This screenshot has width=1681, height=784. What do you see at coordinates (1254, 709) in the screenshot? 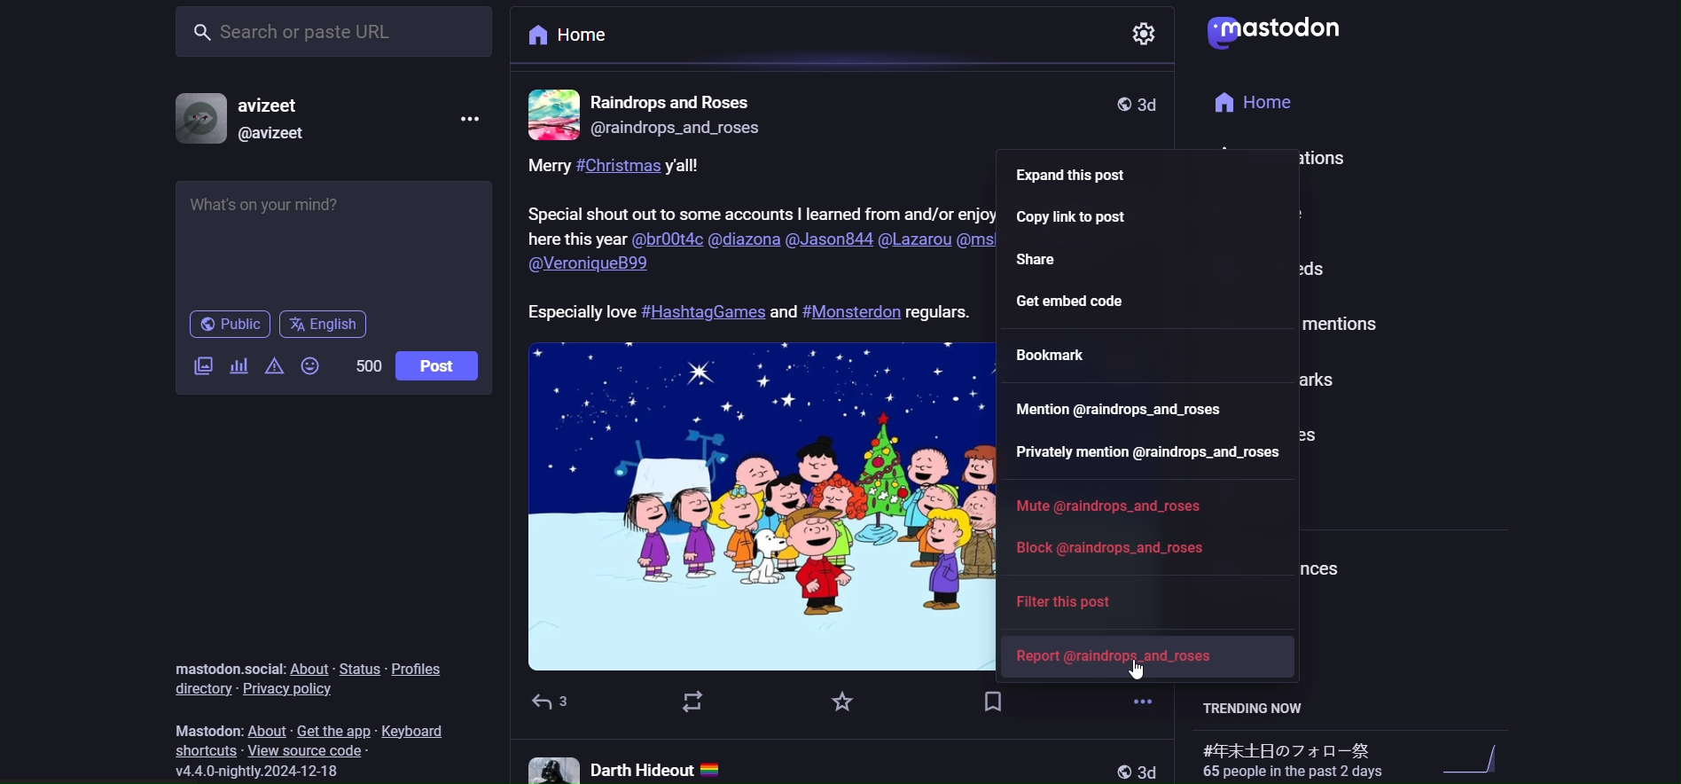
I see `trending now` at bounding box center [1254, 709].